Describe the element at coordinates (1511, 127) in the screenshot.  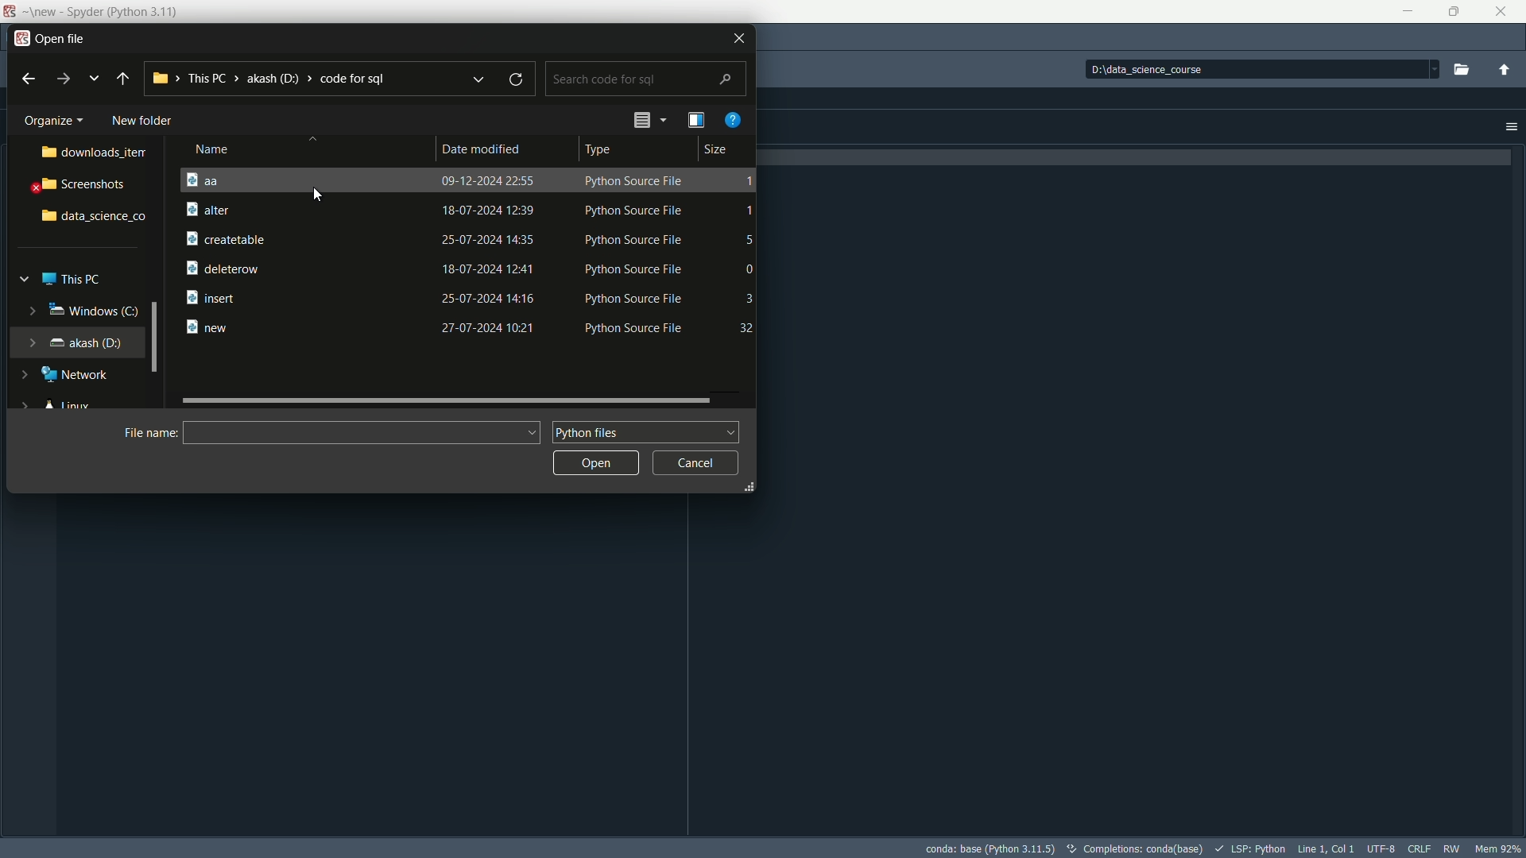
I see `options` at that location.